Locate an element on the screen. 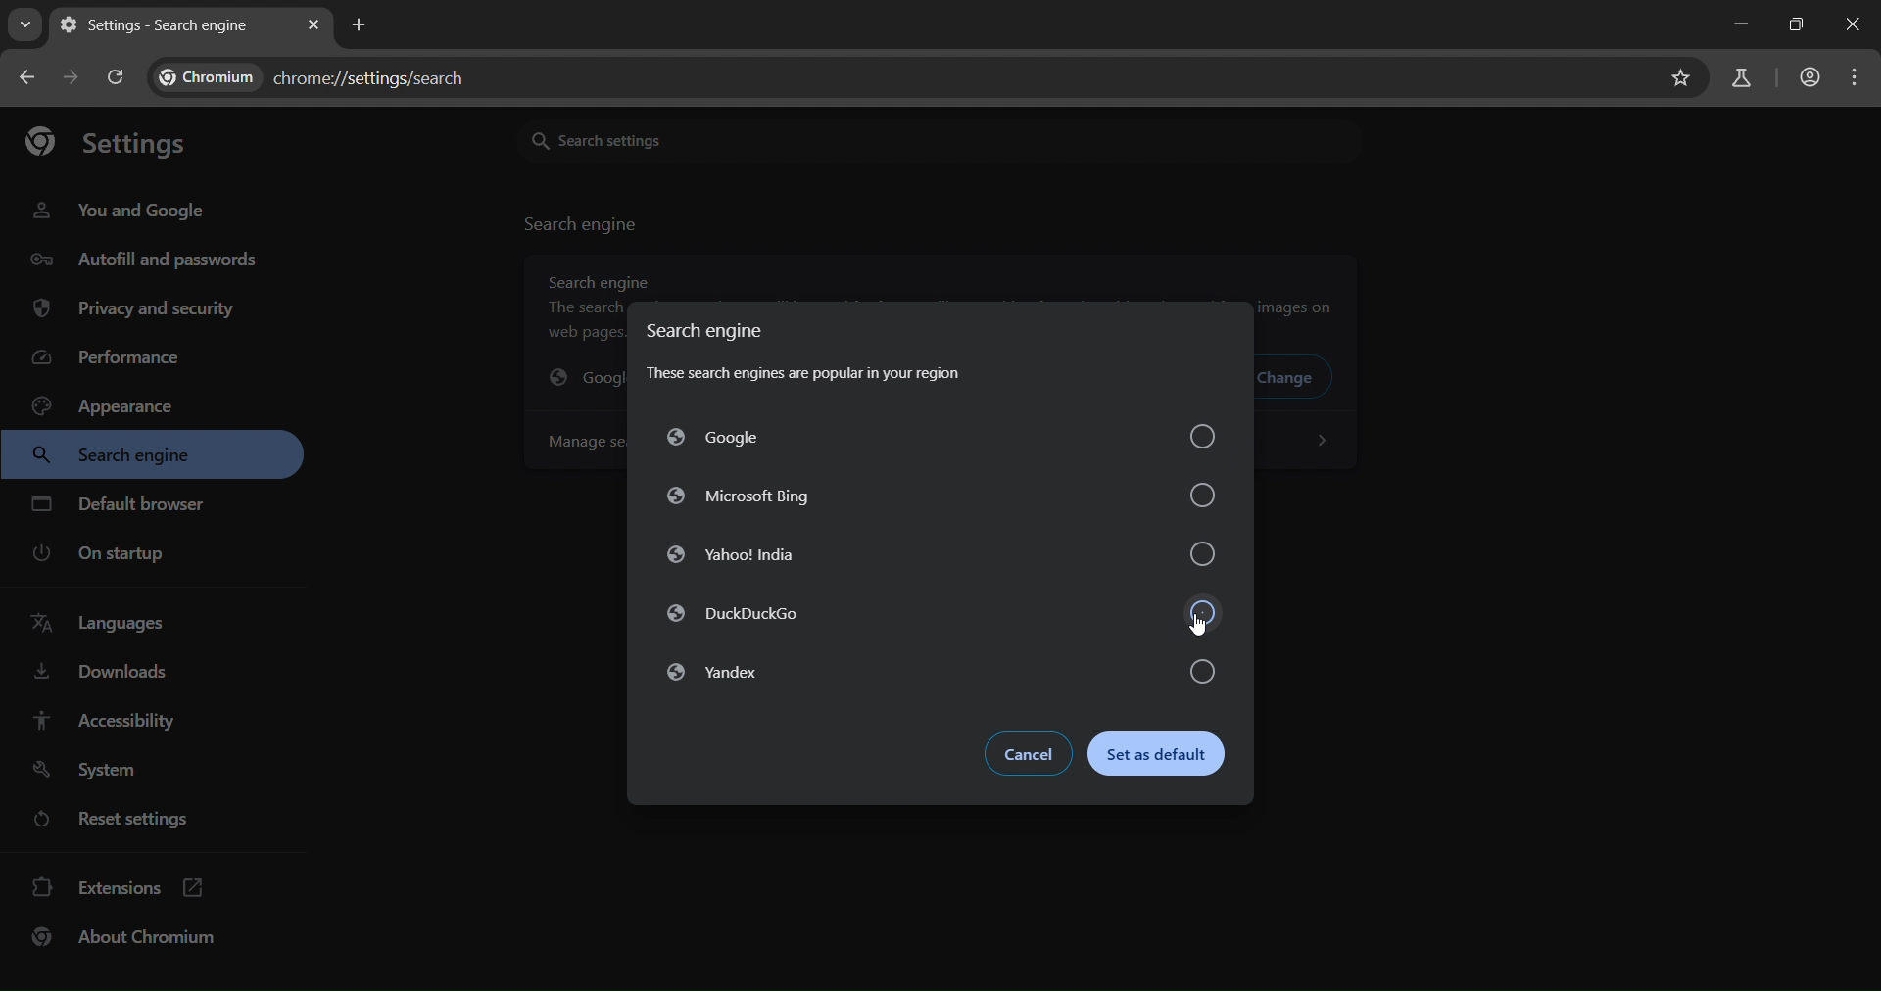 This screenshot has width=1881, height=991. Yandex is located at coordinates (934, 673).